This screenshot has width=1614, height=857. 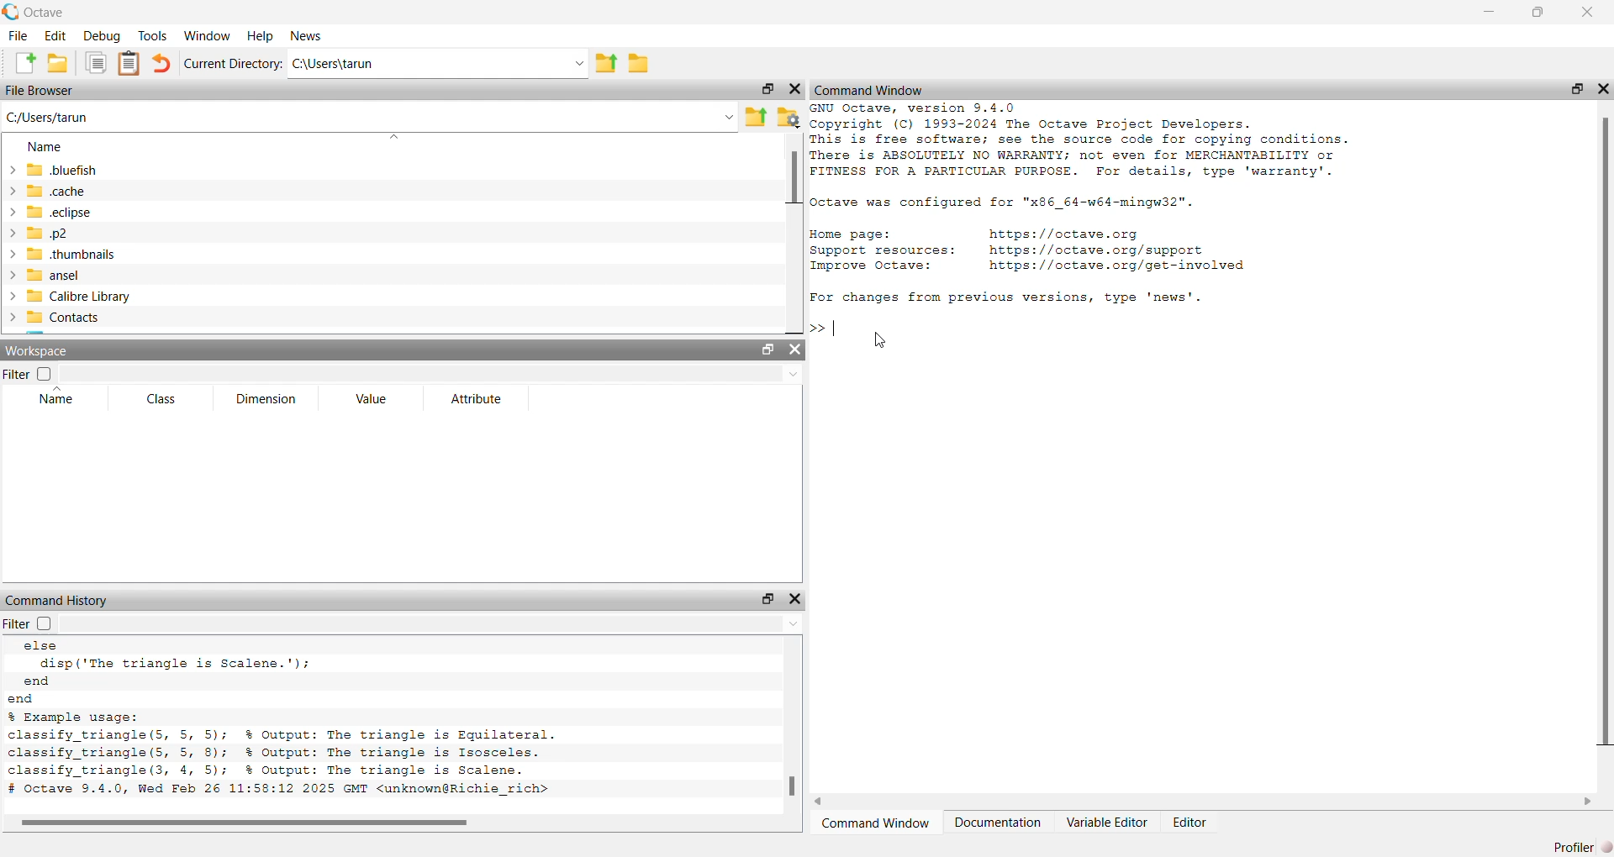 I want to click on workspace, so click(x=40, y=350).